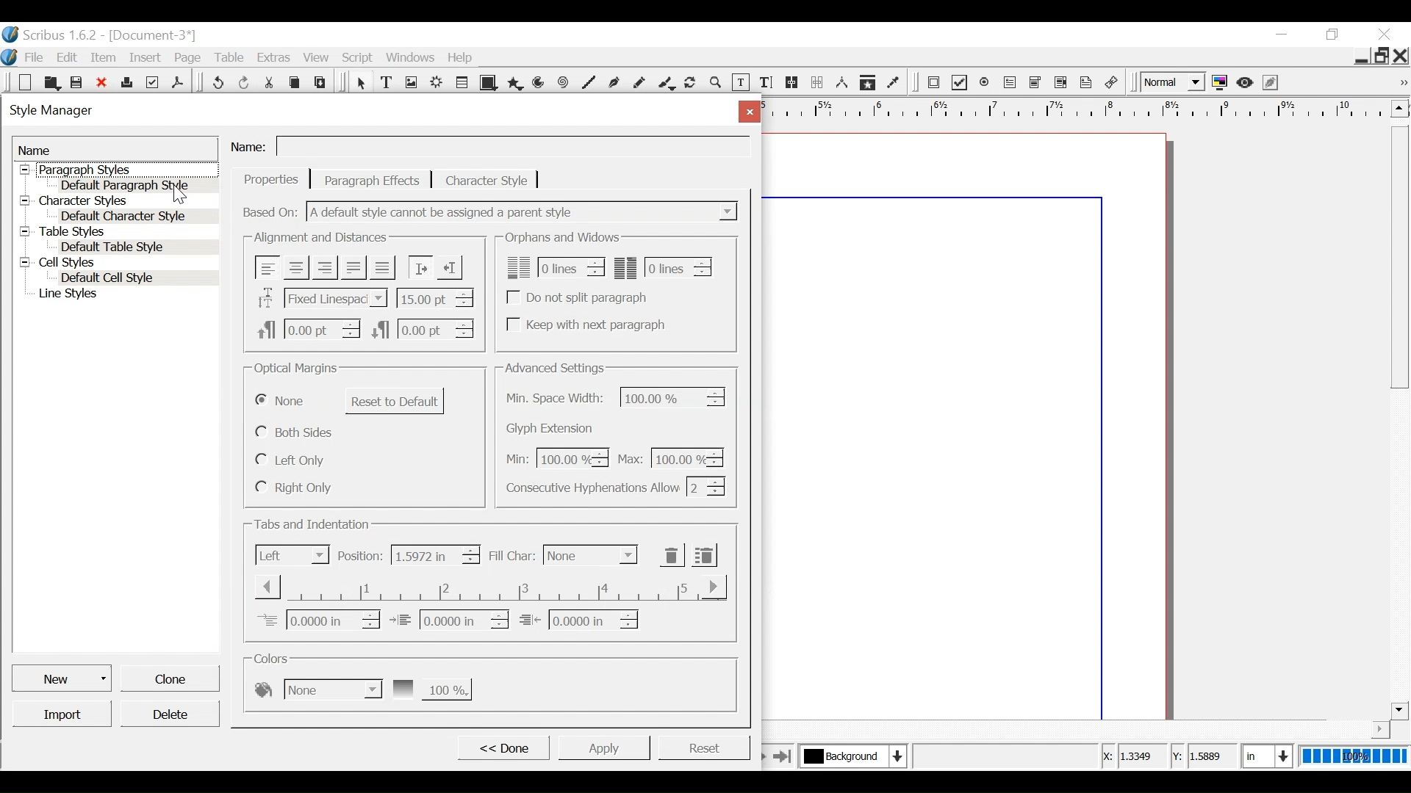 This screenshot has height=793, width=1411. Describe the element at coordinates (1382, 54) in the screenshot. I see `Restore` at that location.